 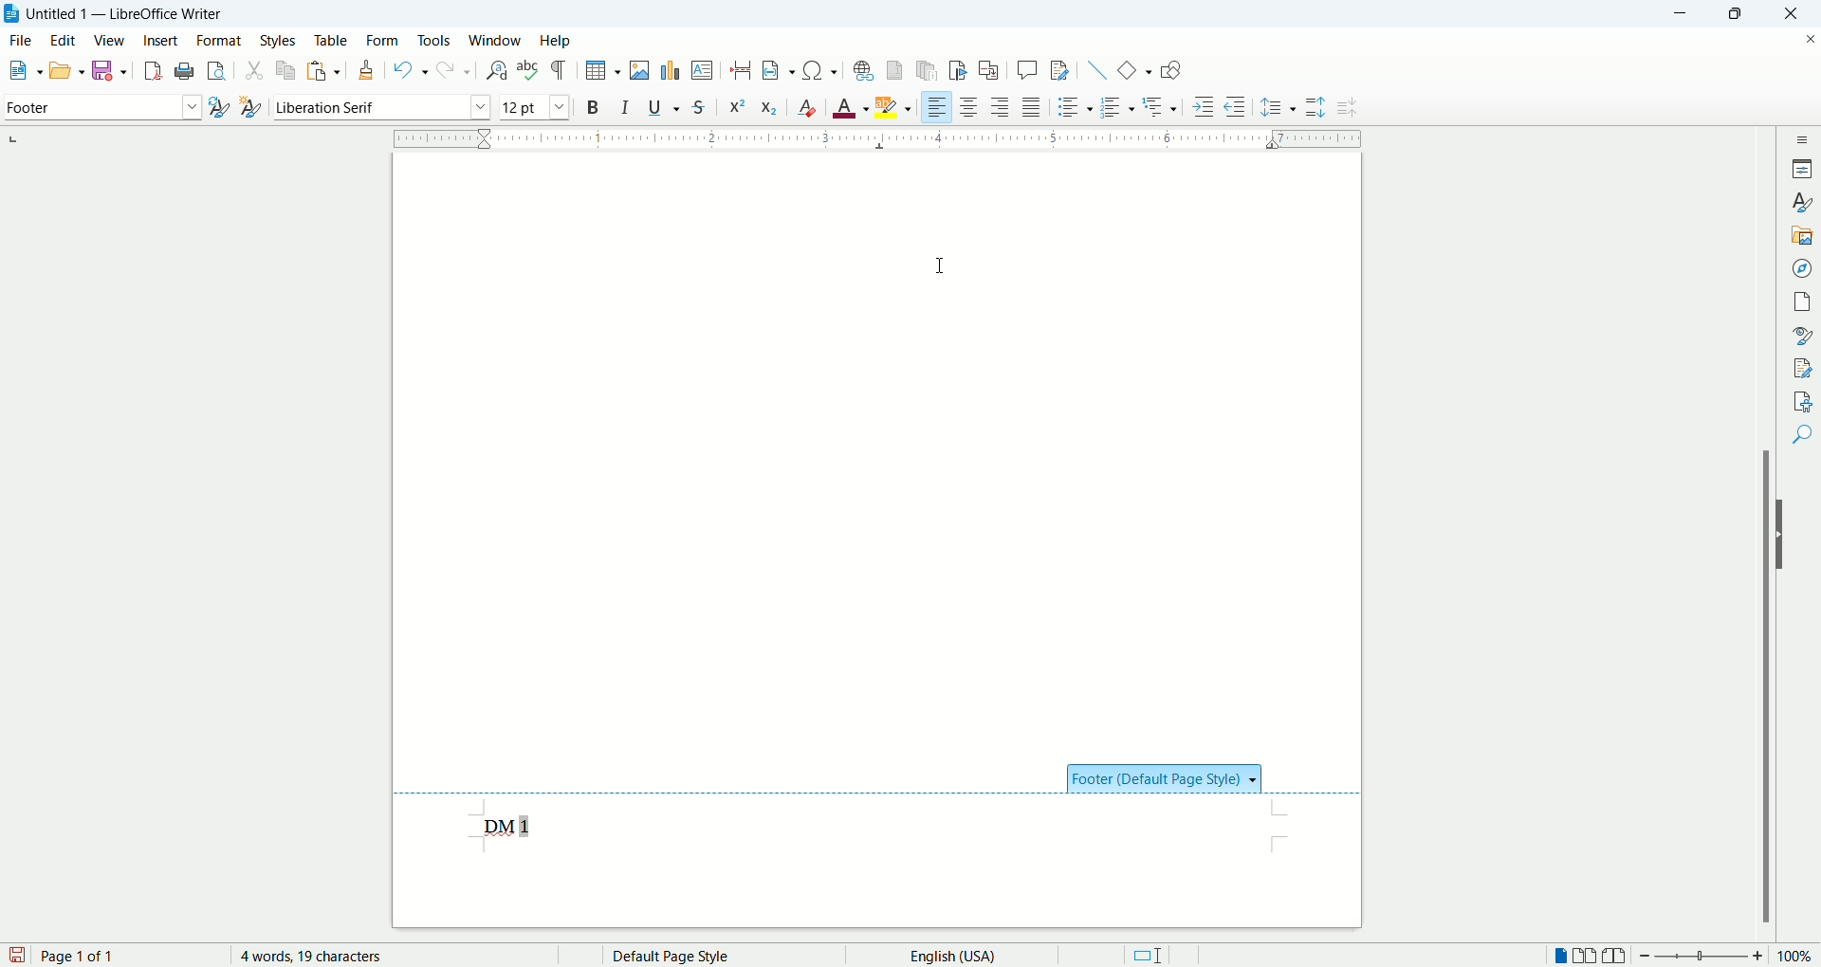 I want to click on underline, so click(x=667, y=107).